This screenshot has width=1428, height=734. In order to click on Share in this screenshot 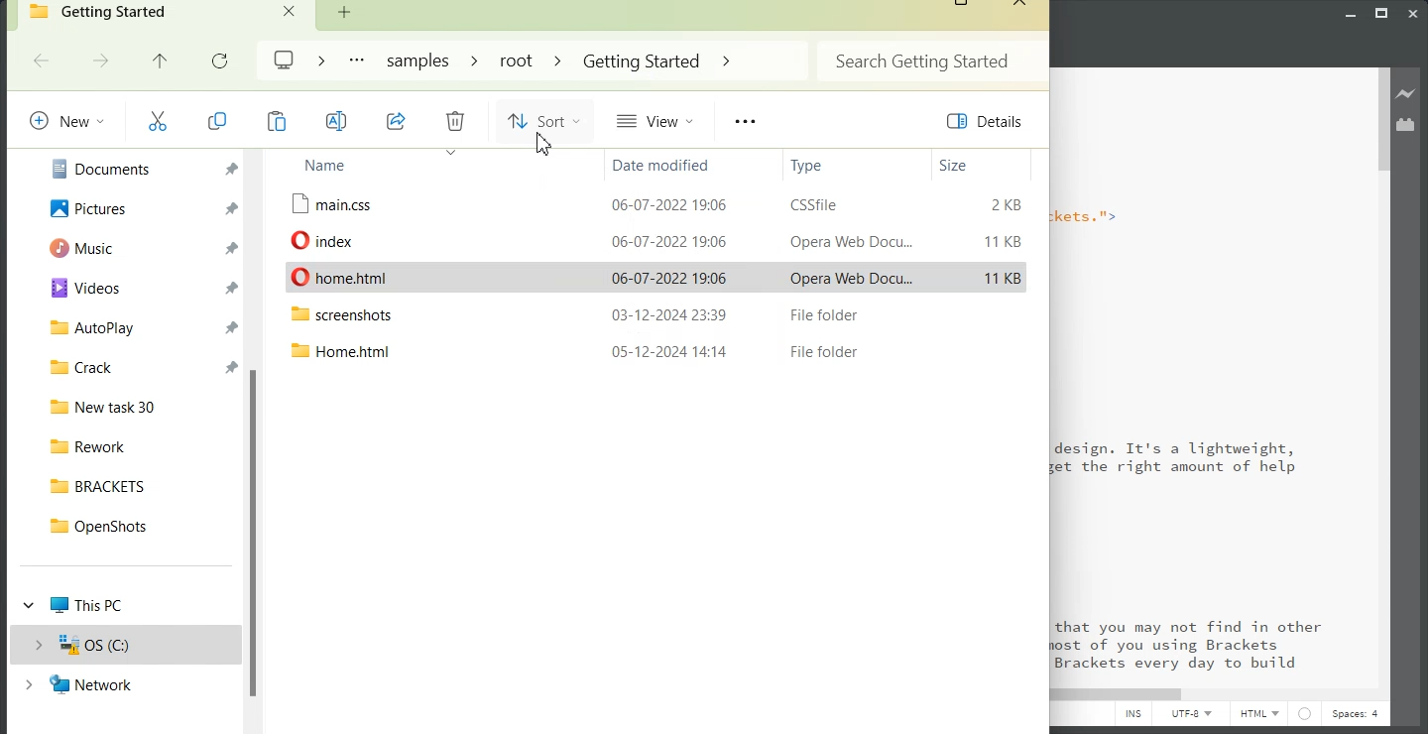, I will do `click(397, 121)`.